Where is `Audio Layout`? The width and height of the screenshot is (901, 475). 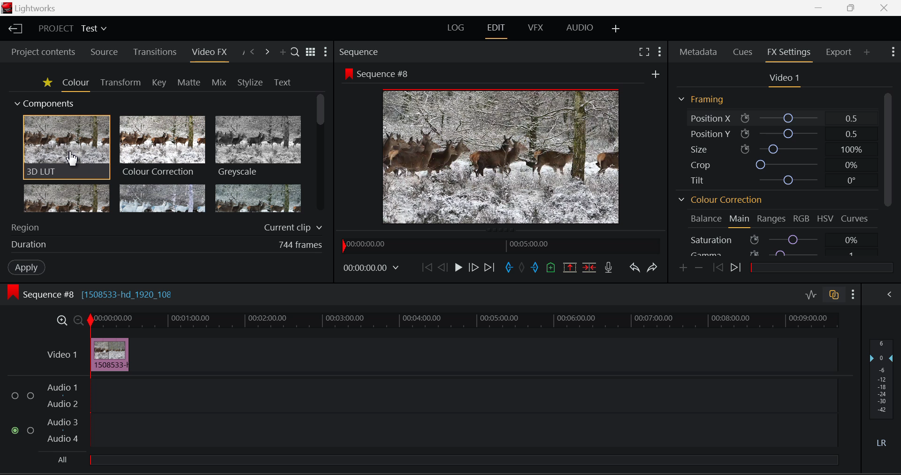
Audio Layout is located at coordinates (578, 28).